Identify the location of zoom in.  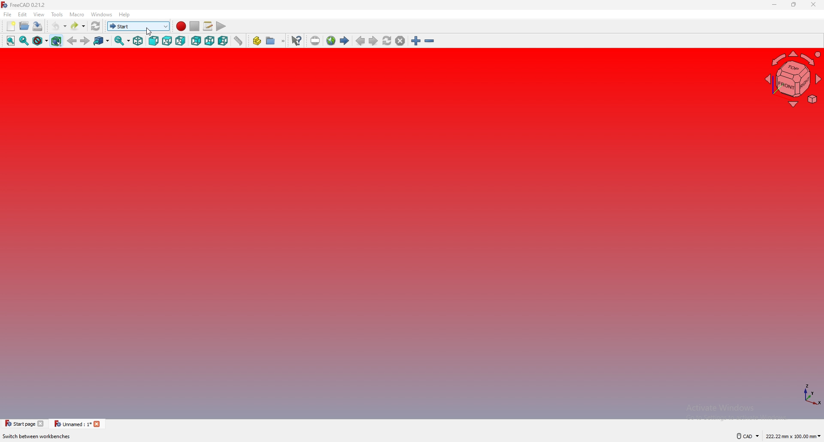
(417, 41).